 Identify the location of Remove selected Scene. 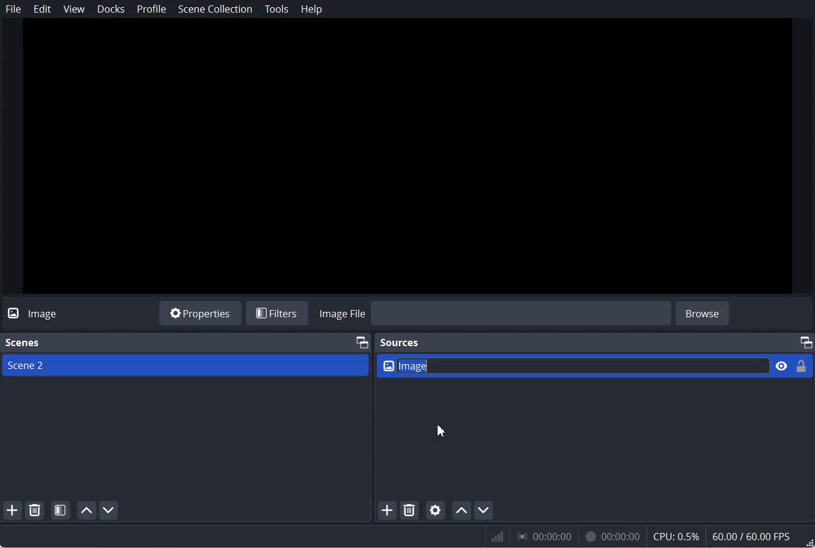
(35, 510).